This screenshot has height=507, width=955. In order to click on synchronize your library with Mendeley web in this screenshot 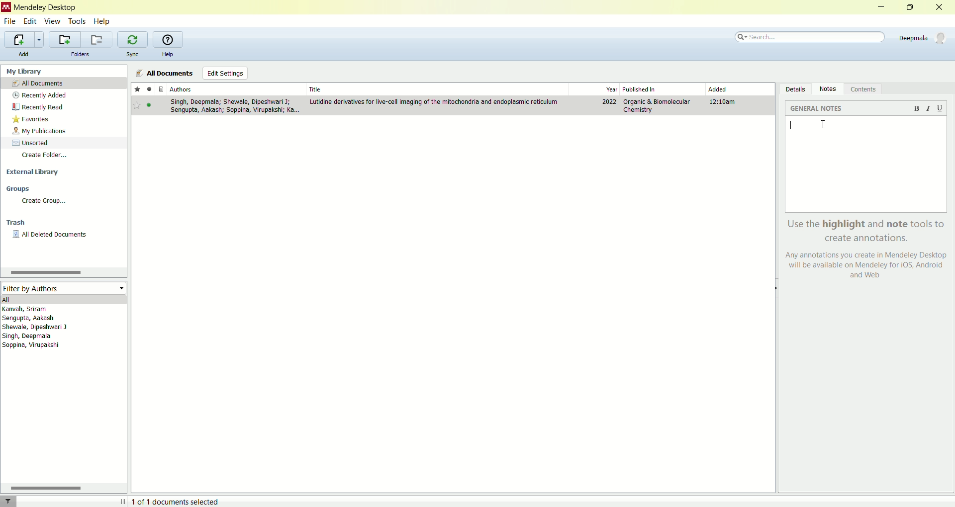, I will do `click(134, 39)`.